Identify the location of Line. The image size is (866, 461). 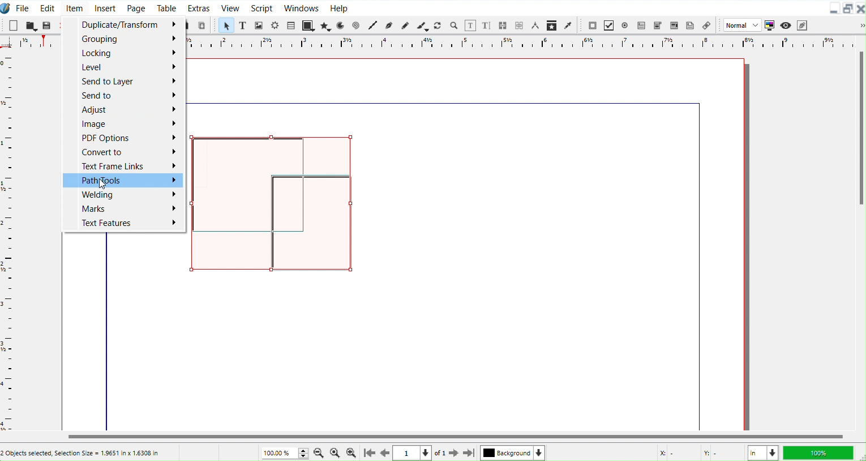
(374, 26).